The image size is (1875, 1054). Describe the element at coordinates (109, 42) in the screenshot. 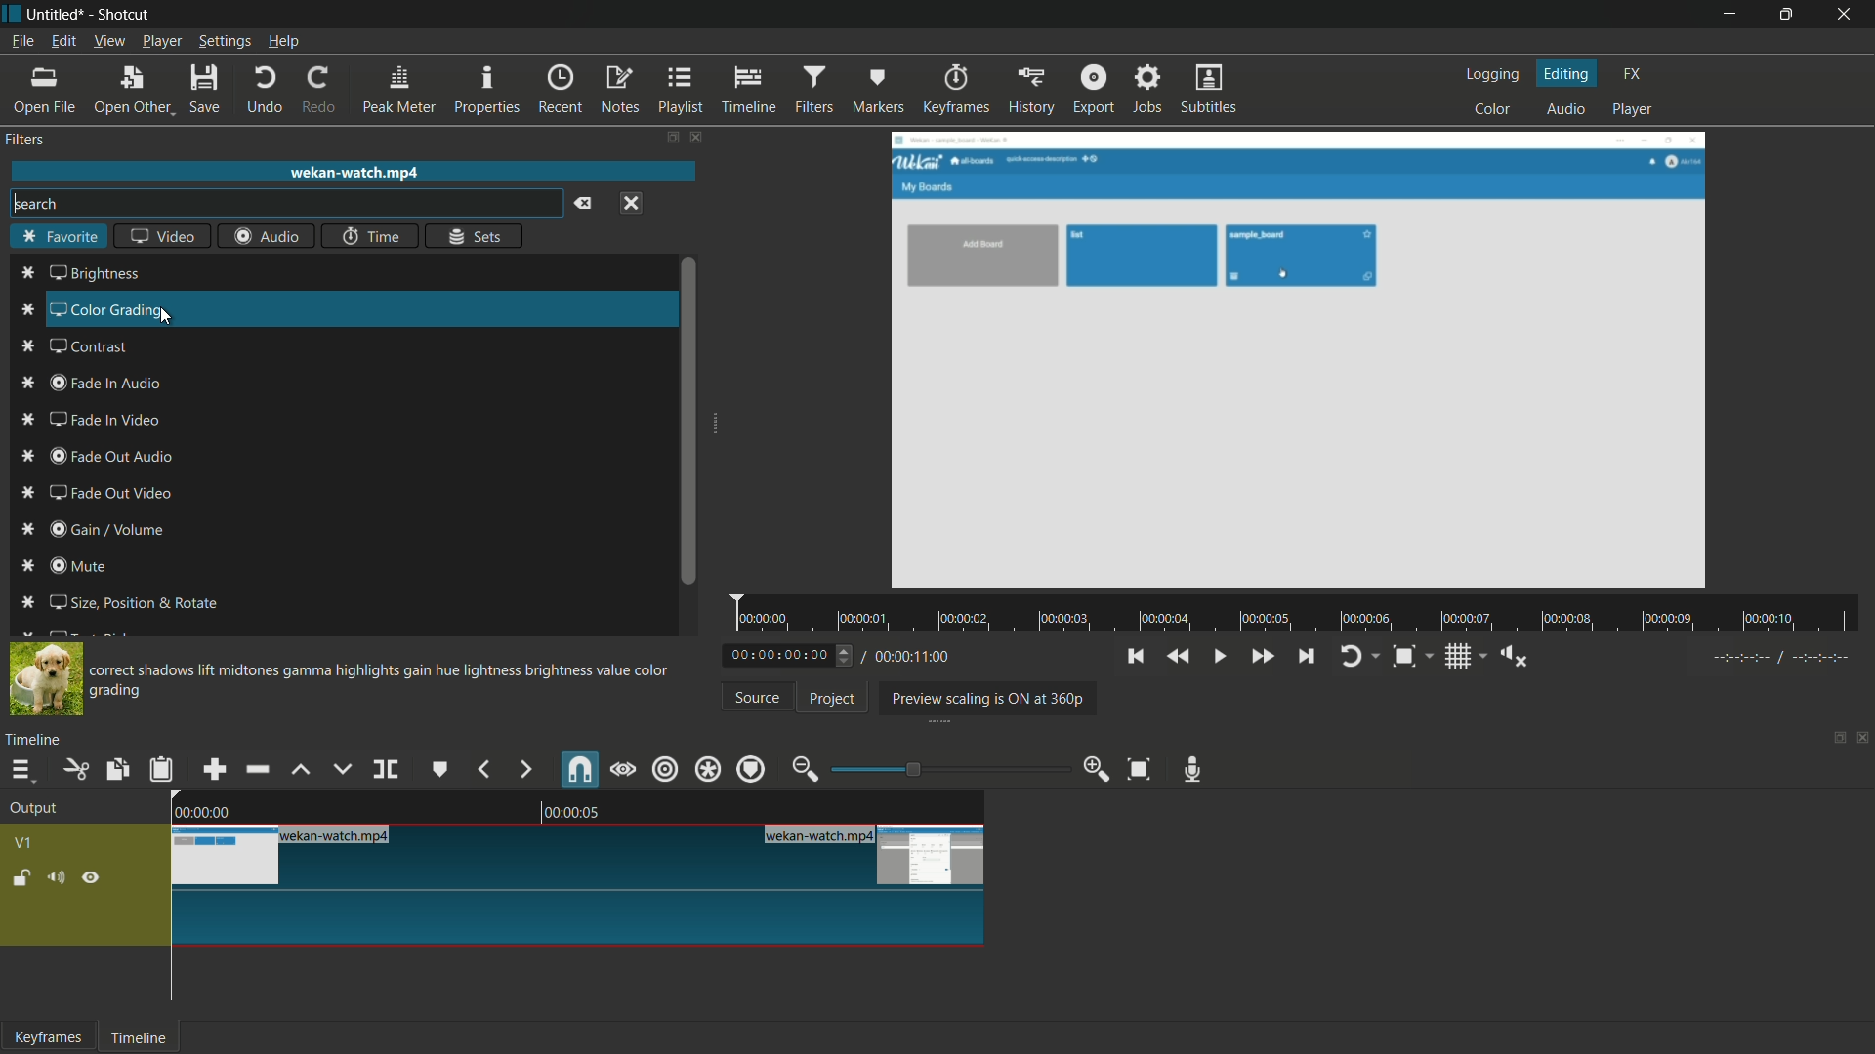

I see `view menu` at that location.